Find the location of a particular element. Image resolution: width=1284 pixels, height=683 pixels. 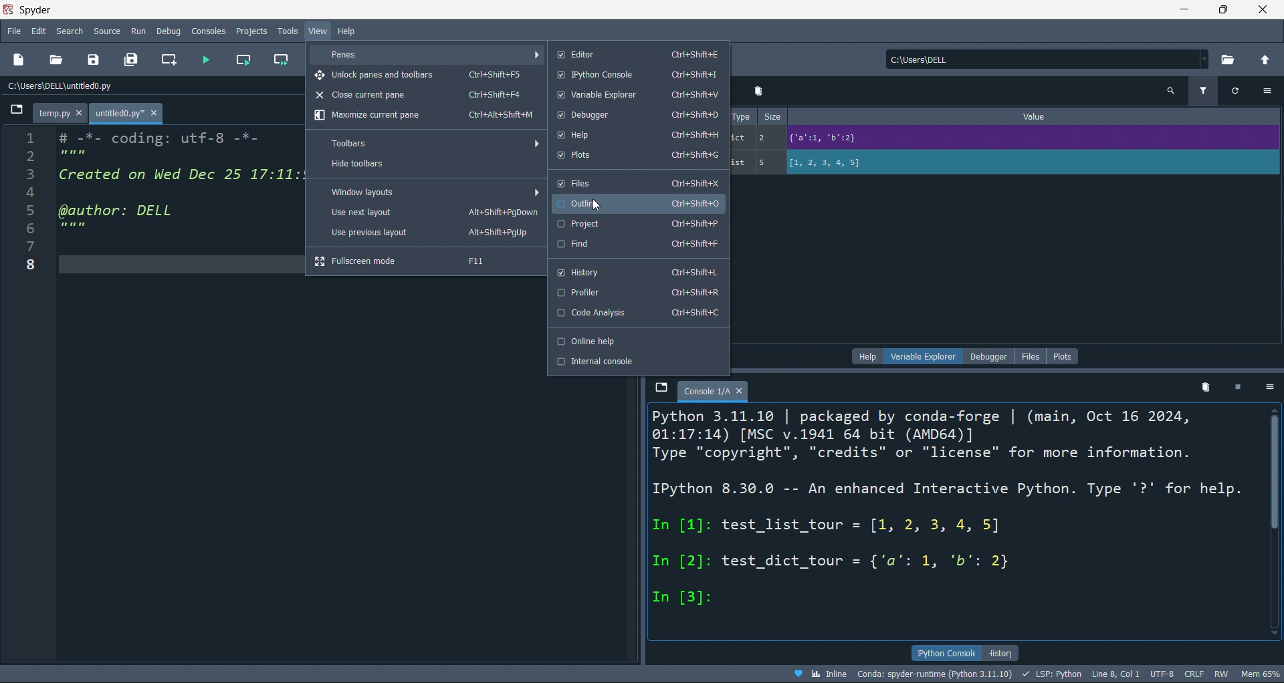

current directory is located at coordinates (1043, 59).